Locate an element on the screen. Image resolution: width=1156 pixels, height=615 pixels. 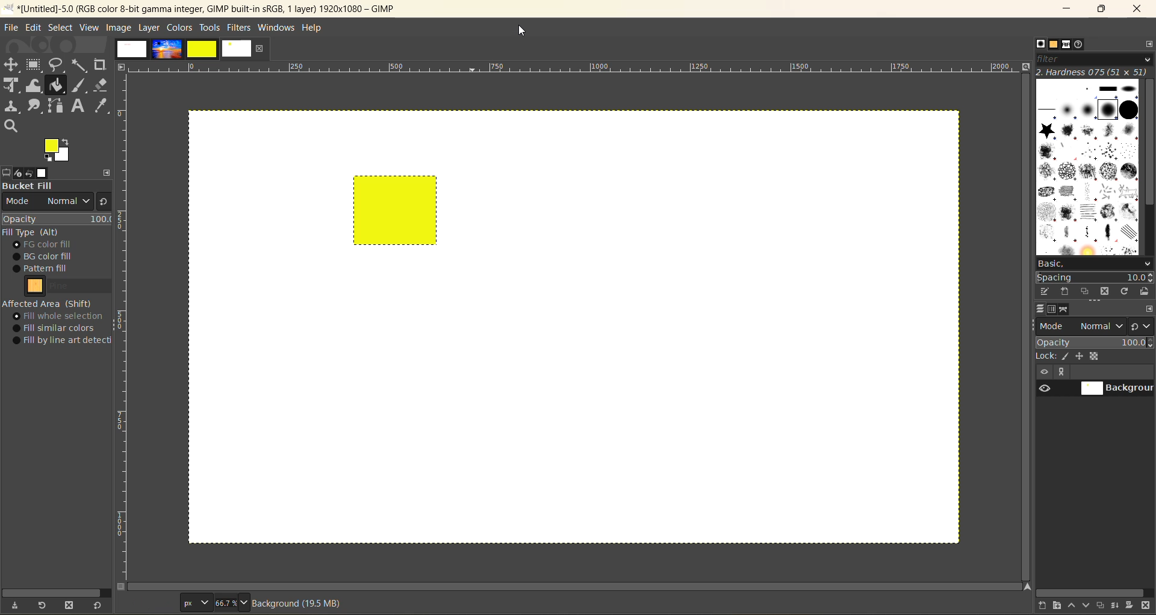
lock pixel, position, alpha is located at coordinates (1095, 359).